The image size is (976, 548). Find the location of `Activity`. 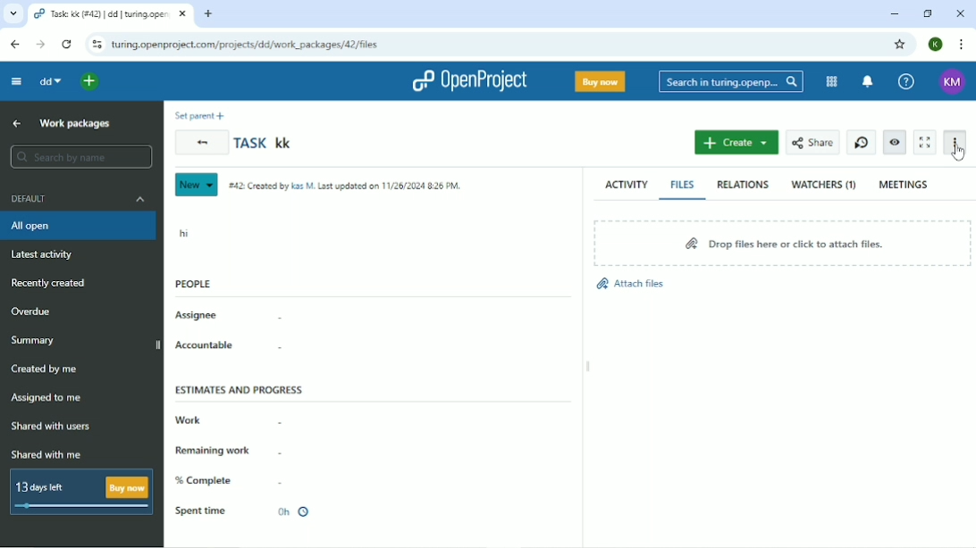

Activity is located at coordinates (627, 186).